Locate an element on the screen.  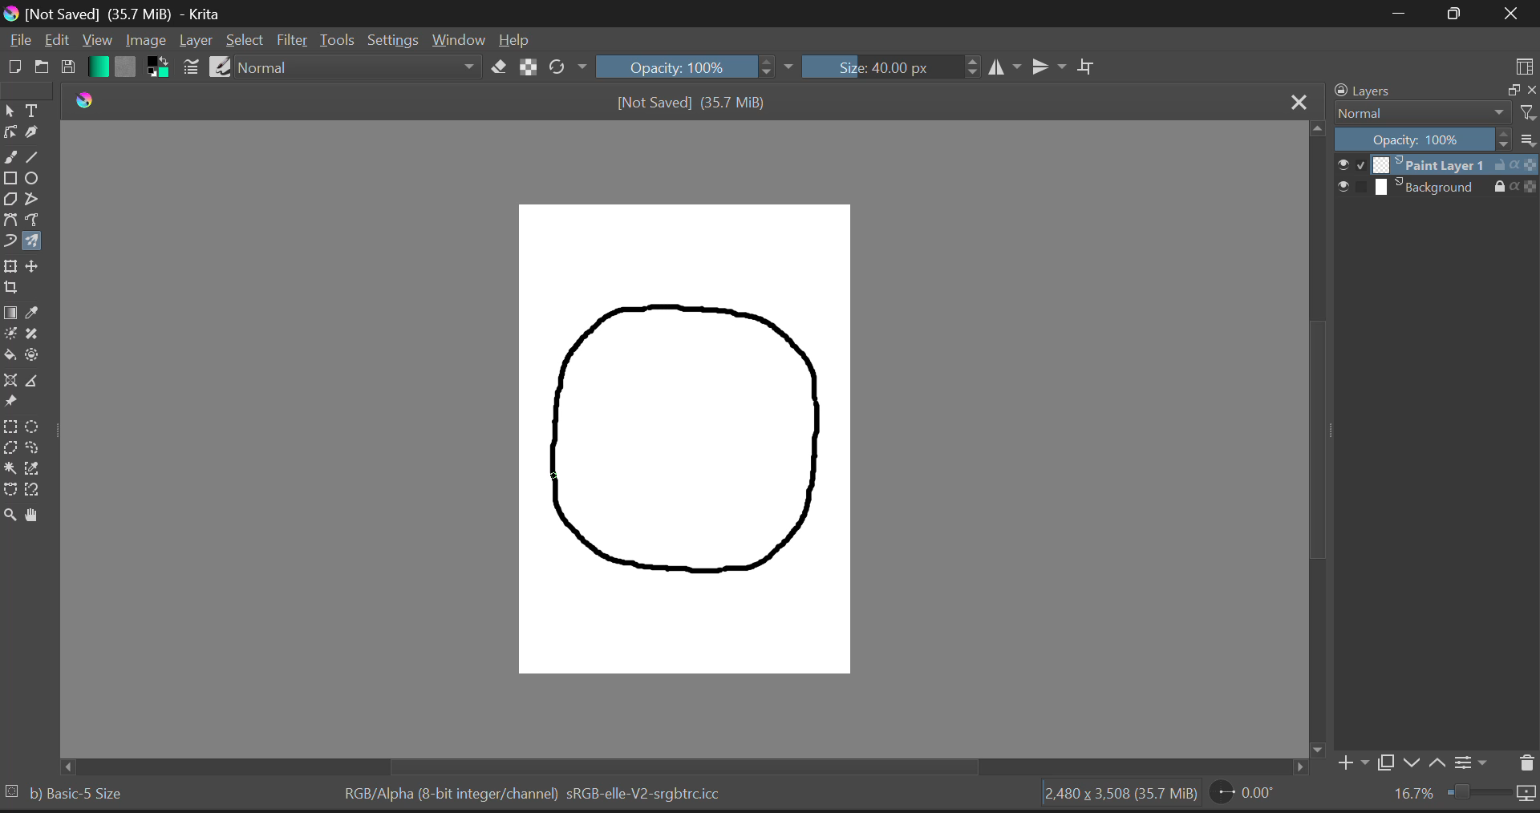
Vertical Mirror Flip is located at coordinates (1007, 67).